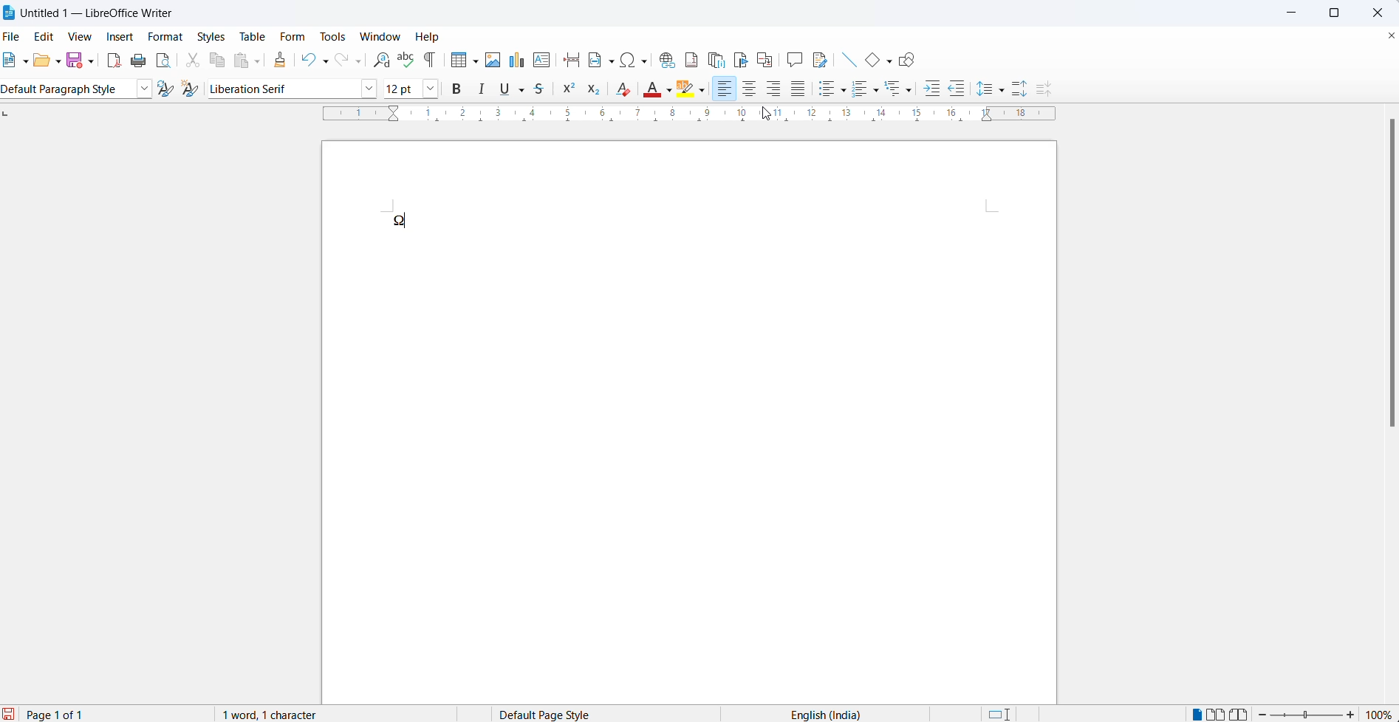 The image size is (1399, 722). What do you see at coordinates (250, 37) in the screenshot?
I see `table` at bounding box center [250, 37].